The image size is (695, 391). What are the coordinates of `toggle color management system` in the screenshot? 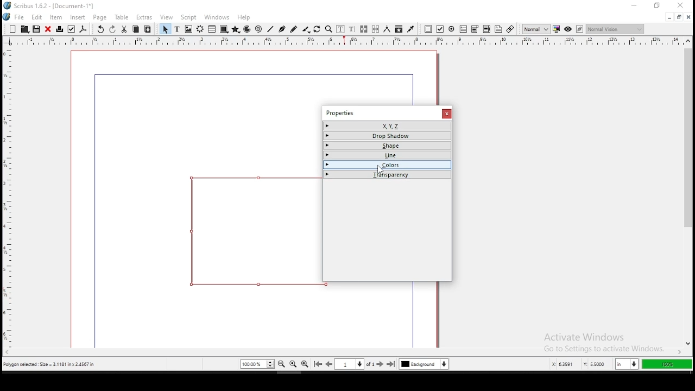 It's located at (556, 29).